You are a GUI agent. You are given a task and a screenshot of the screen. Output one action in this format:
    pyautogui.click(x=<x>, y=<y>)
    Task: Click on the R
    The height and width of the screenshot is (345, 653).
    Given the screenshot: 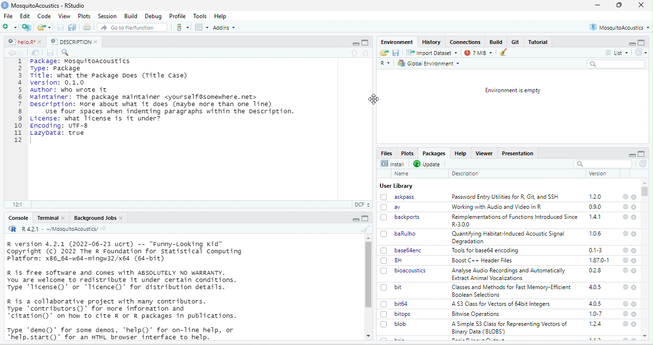 What is the action you would take?
    pyautogui.click(x=385, y=64)
    